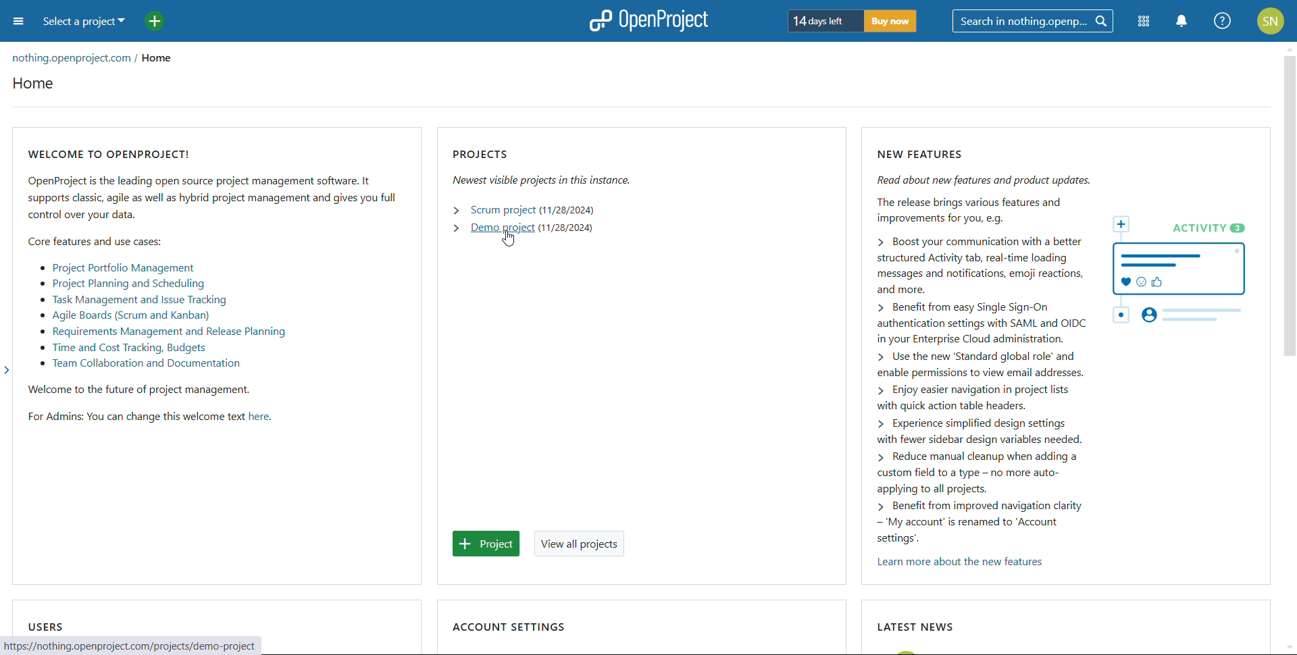 The image size is (1297, 655). What do you see at coordinates (503, 210) in the screenshot?
I see `scrum project` at bounding box center [503, 210].